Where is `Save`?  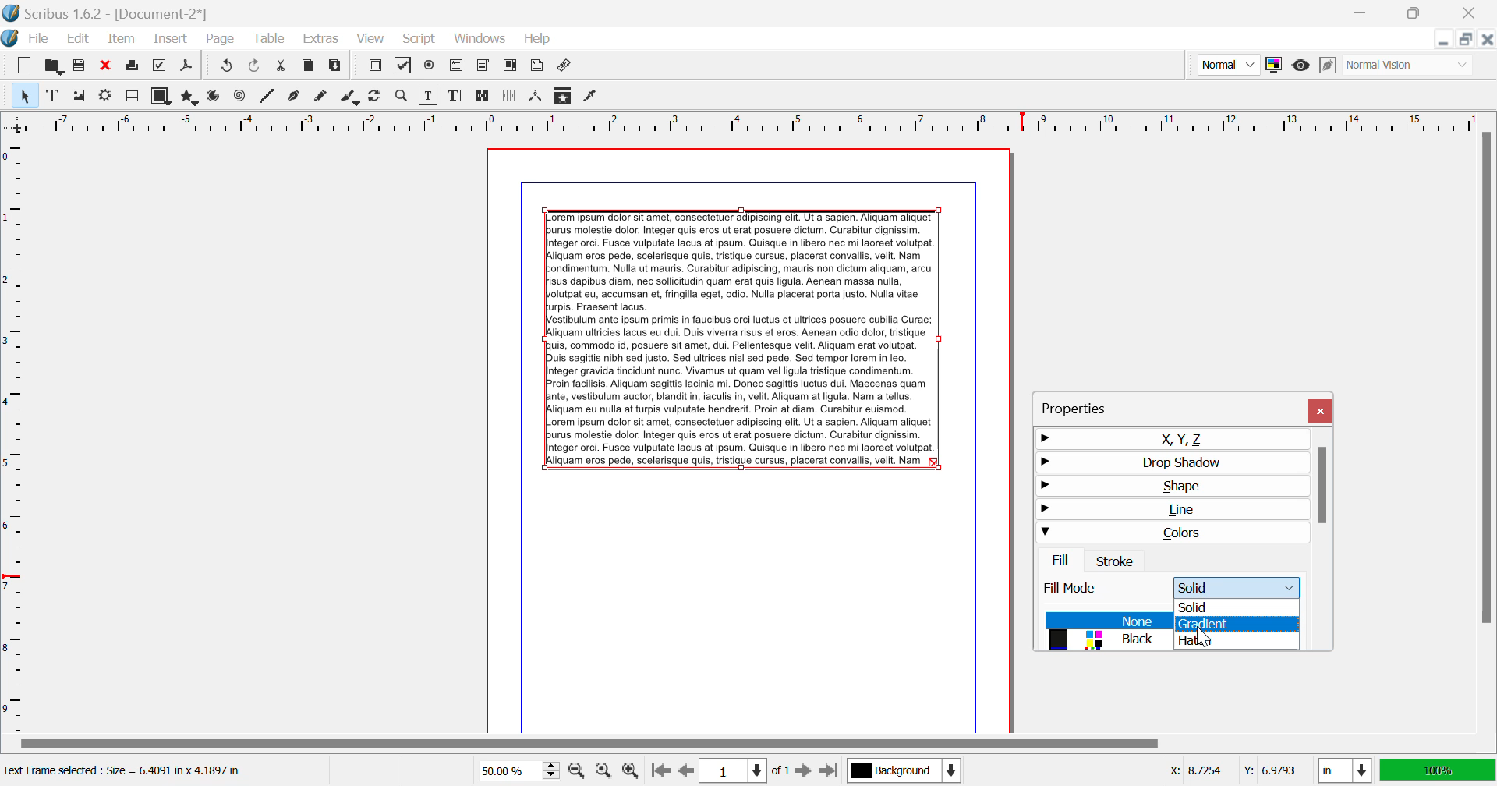 Save is located at coordinates (79, 65).